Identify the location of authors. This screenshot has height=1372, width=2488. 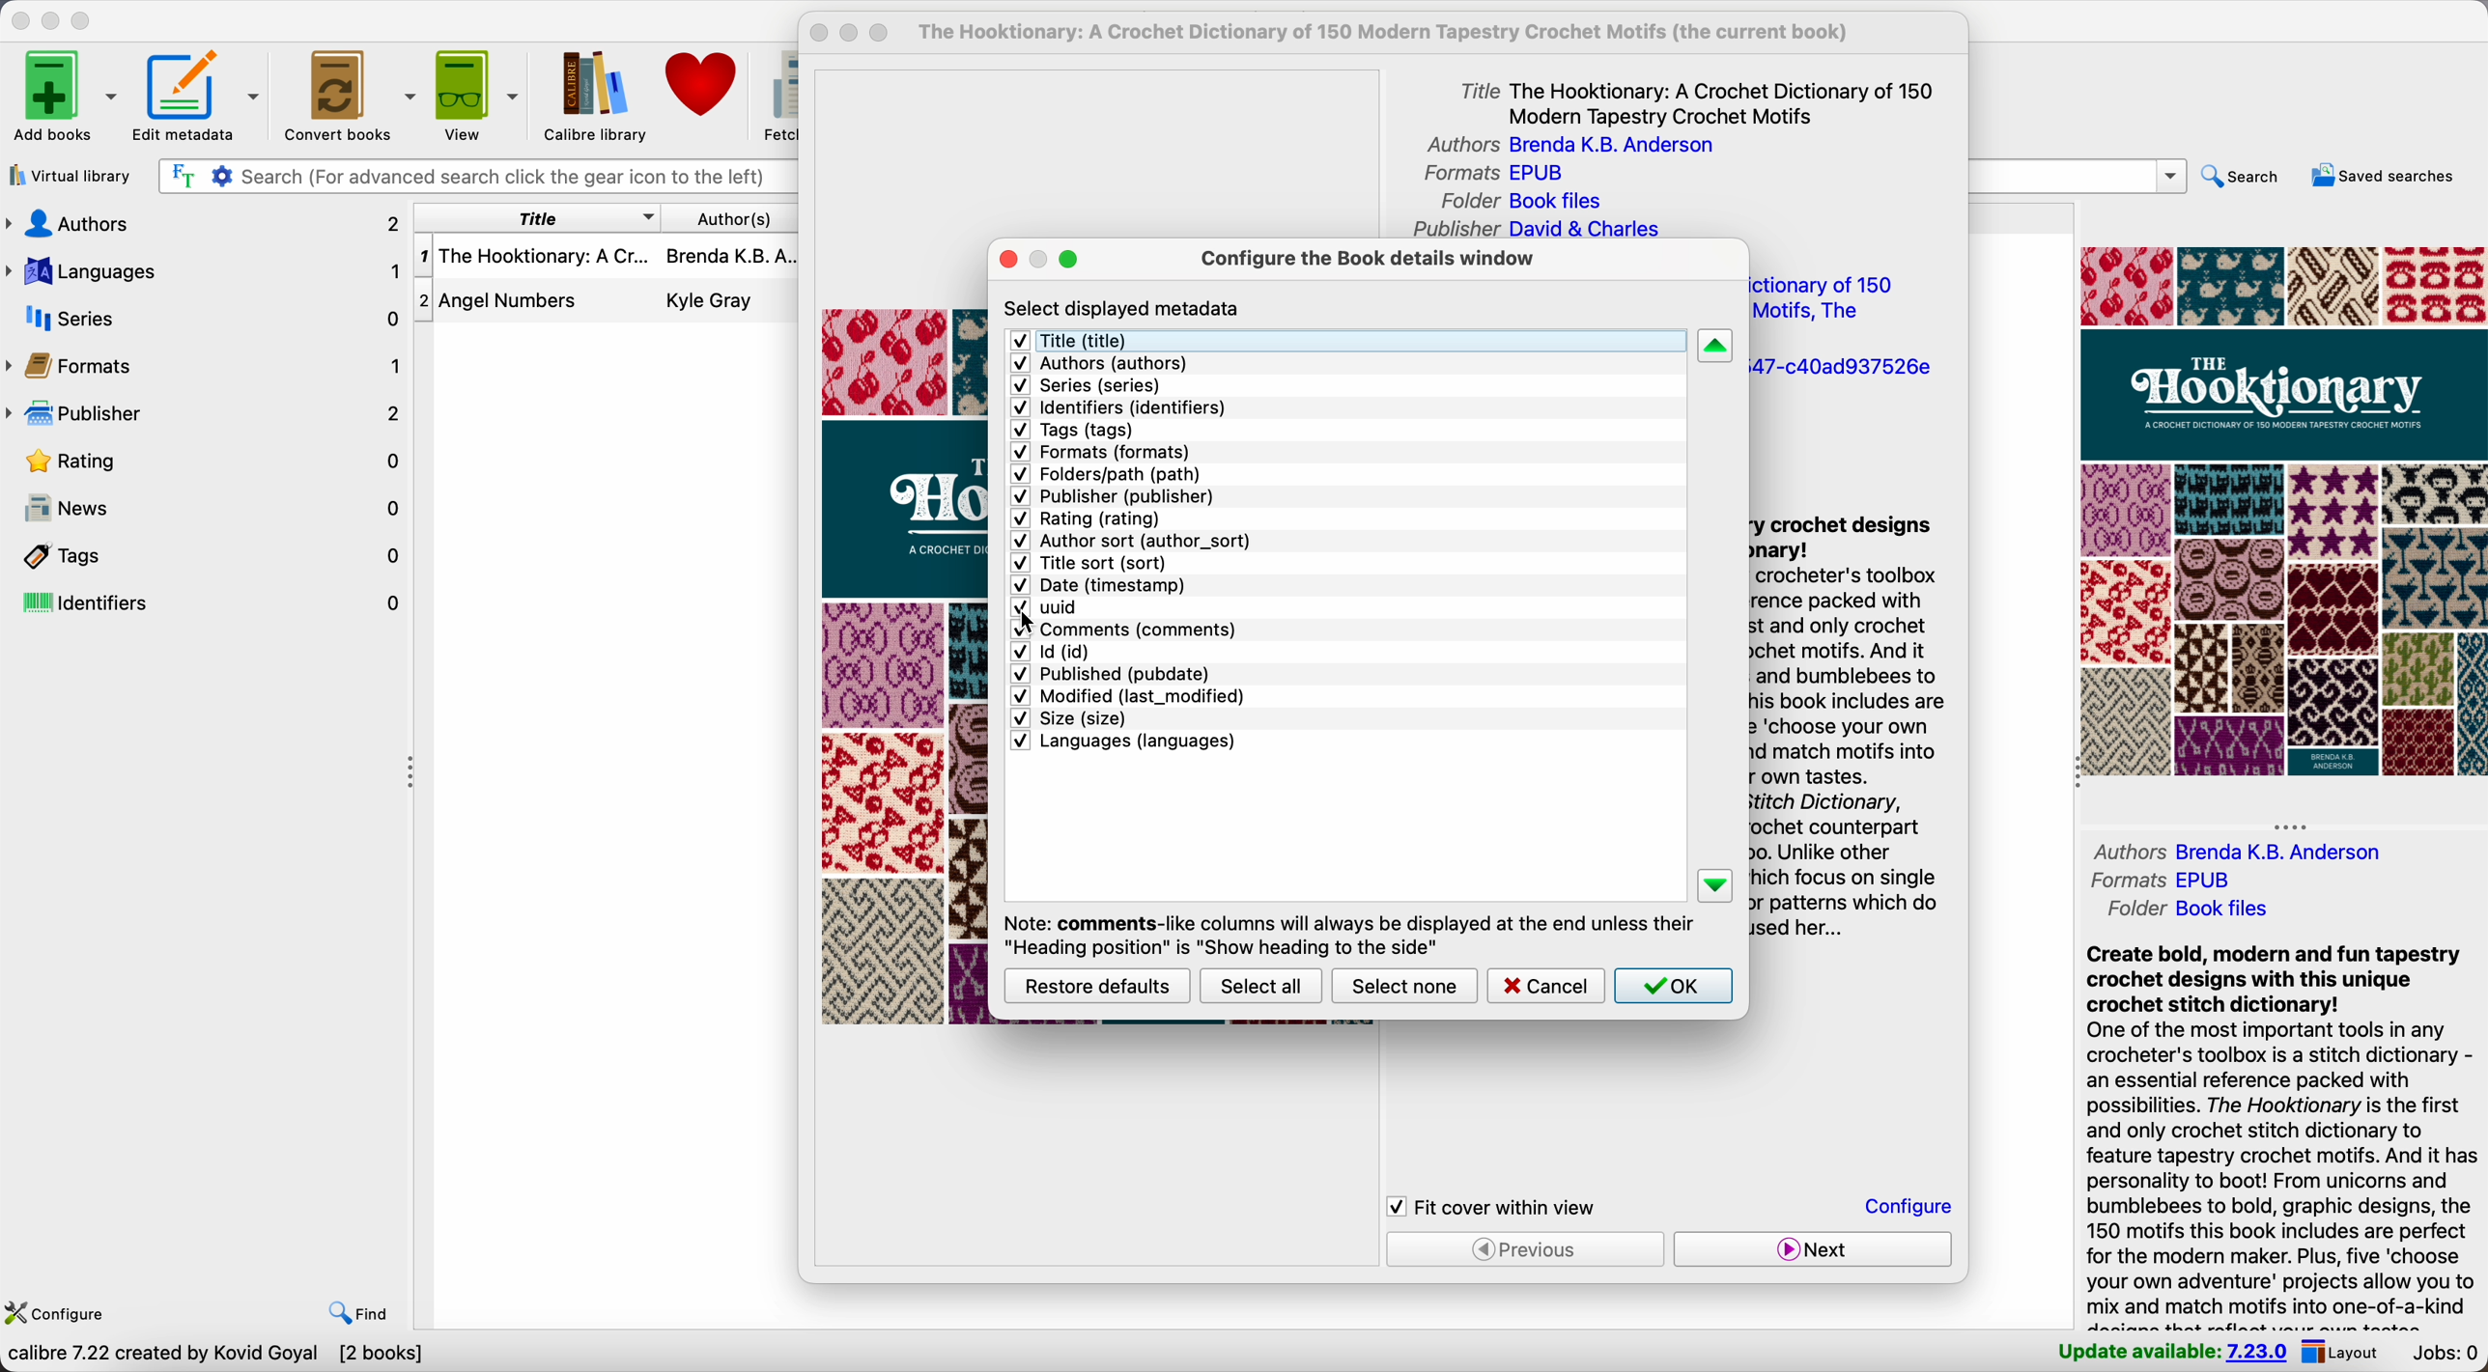
(206, 223).